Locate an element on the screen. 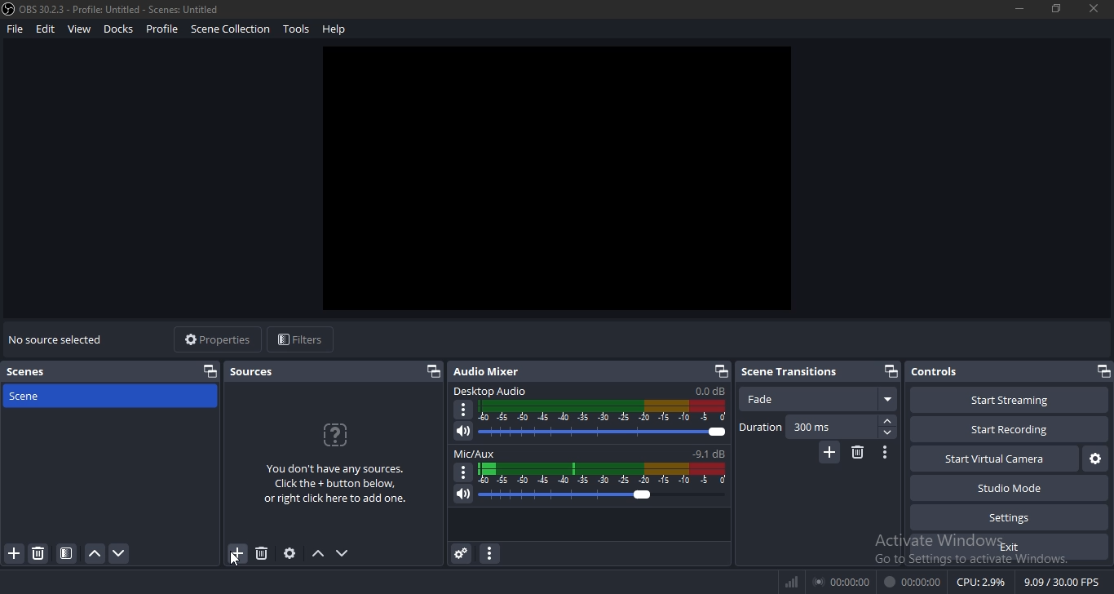  view is located at coordinates (81, 29).